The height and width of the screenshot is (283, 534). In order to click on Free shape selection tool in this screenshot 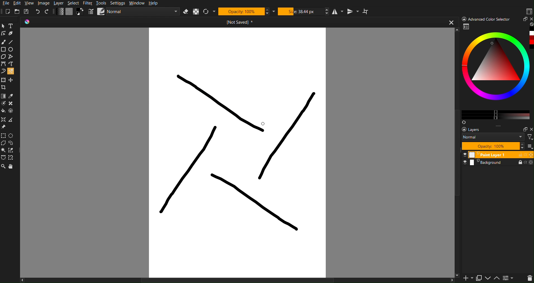, I will do `click(13, 143)`.